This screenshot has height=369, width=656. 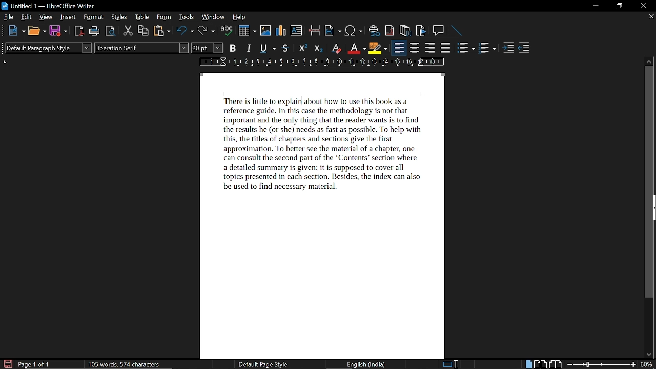 I want to click on justified, so click(x=446, y=49).